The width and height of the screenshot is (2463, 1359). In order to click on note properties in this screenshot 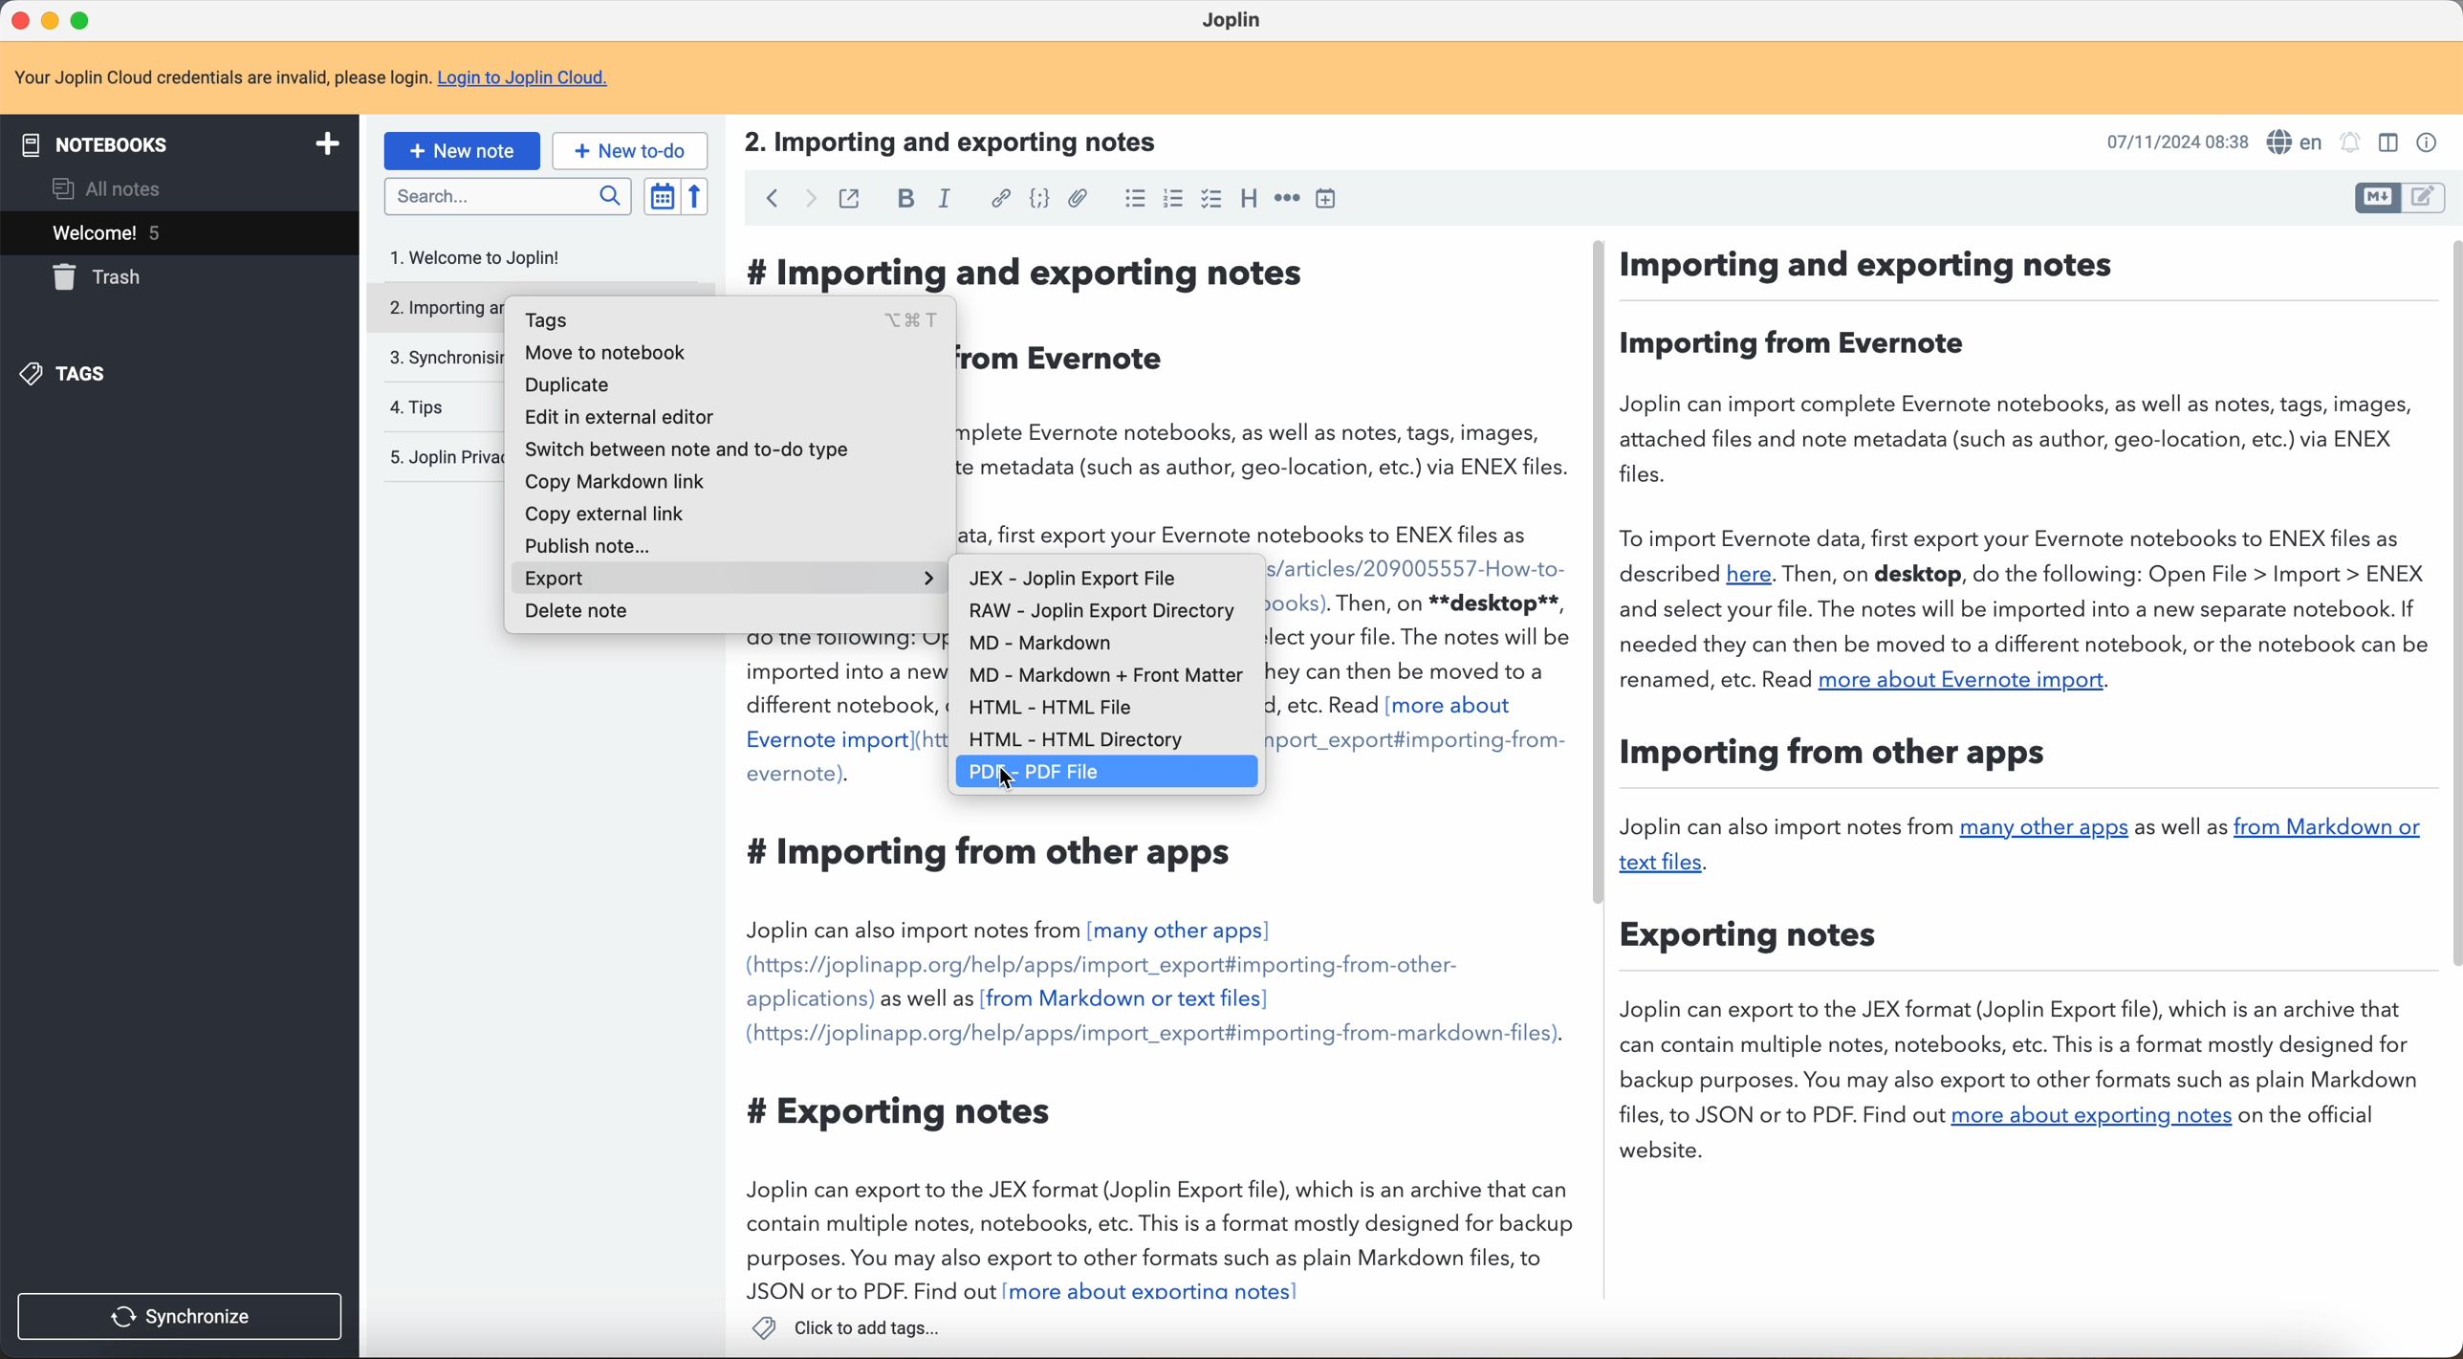, I will do `click(2428, 141)`.